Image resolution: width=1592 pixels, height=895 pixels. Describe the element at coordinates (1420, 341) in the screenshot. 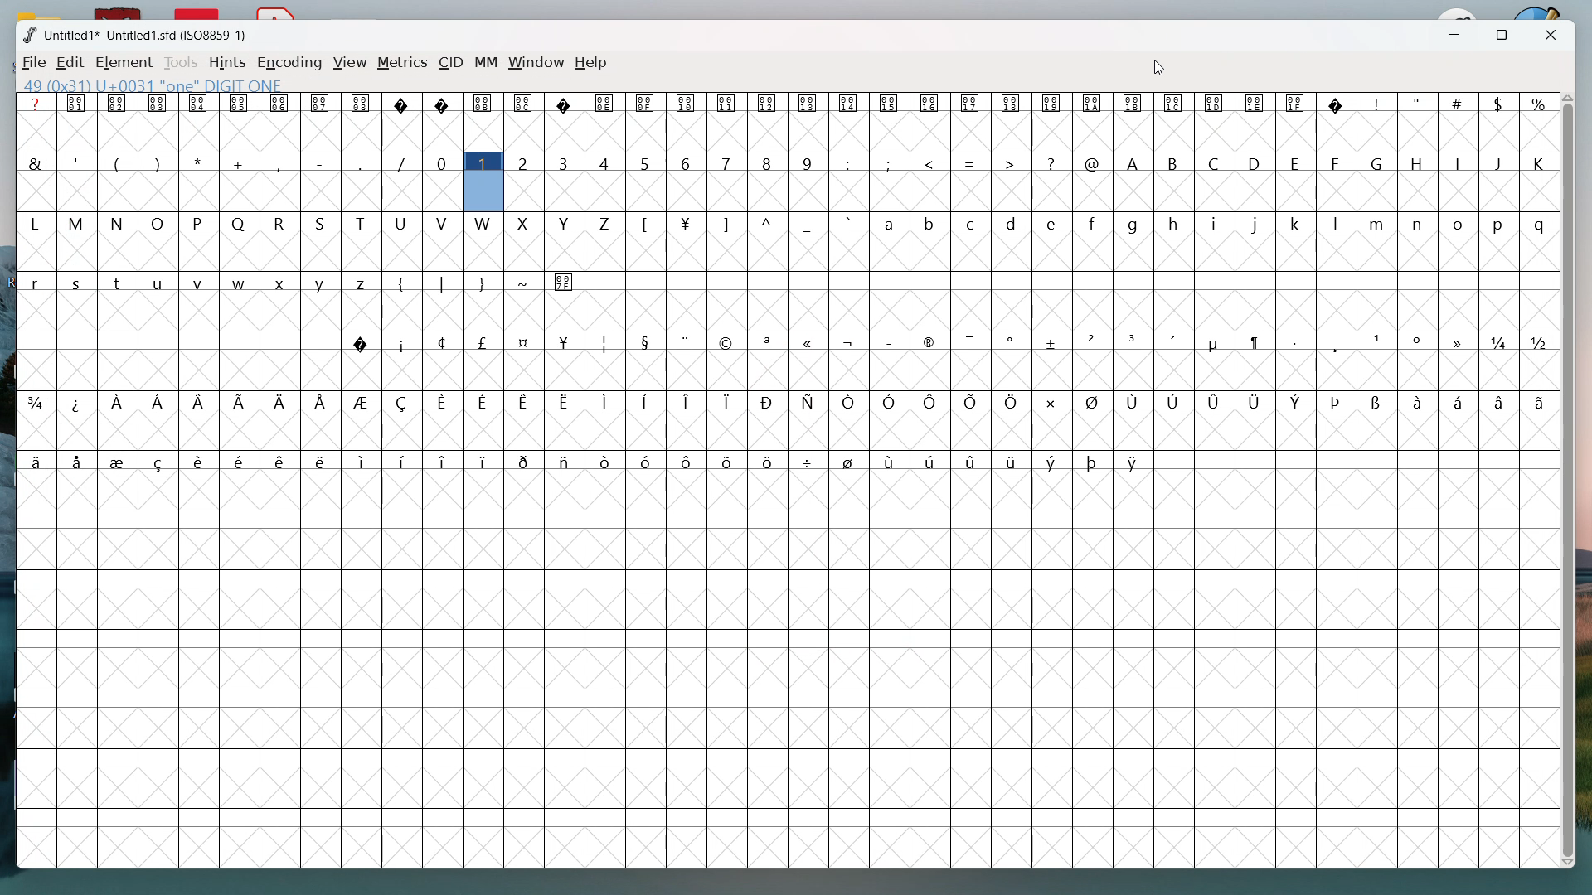

I see `symbol` at that location.